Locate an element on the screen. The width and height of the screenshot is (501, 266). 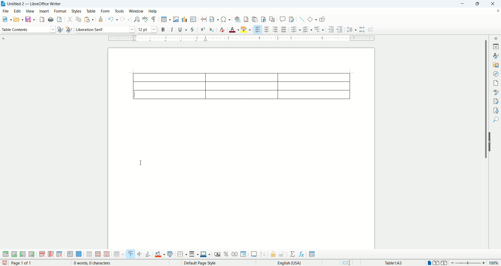
close is located at coordinates (497, 11).